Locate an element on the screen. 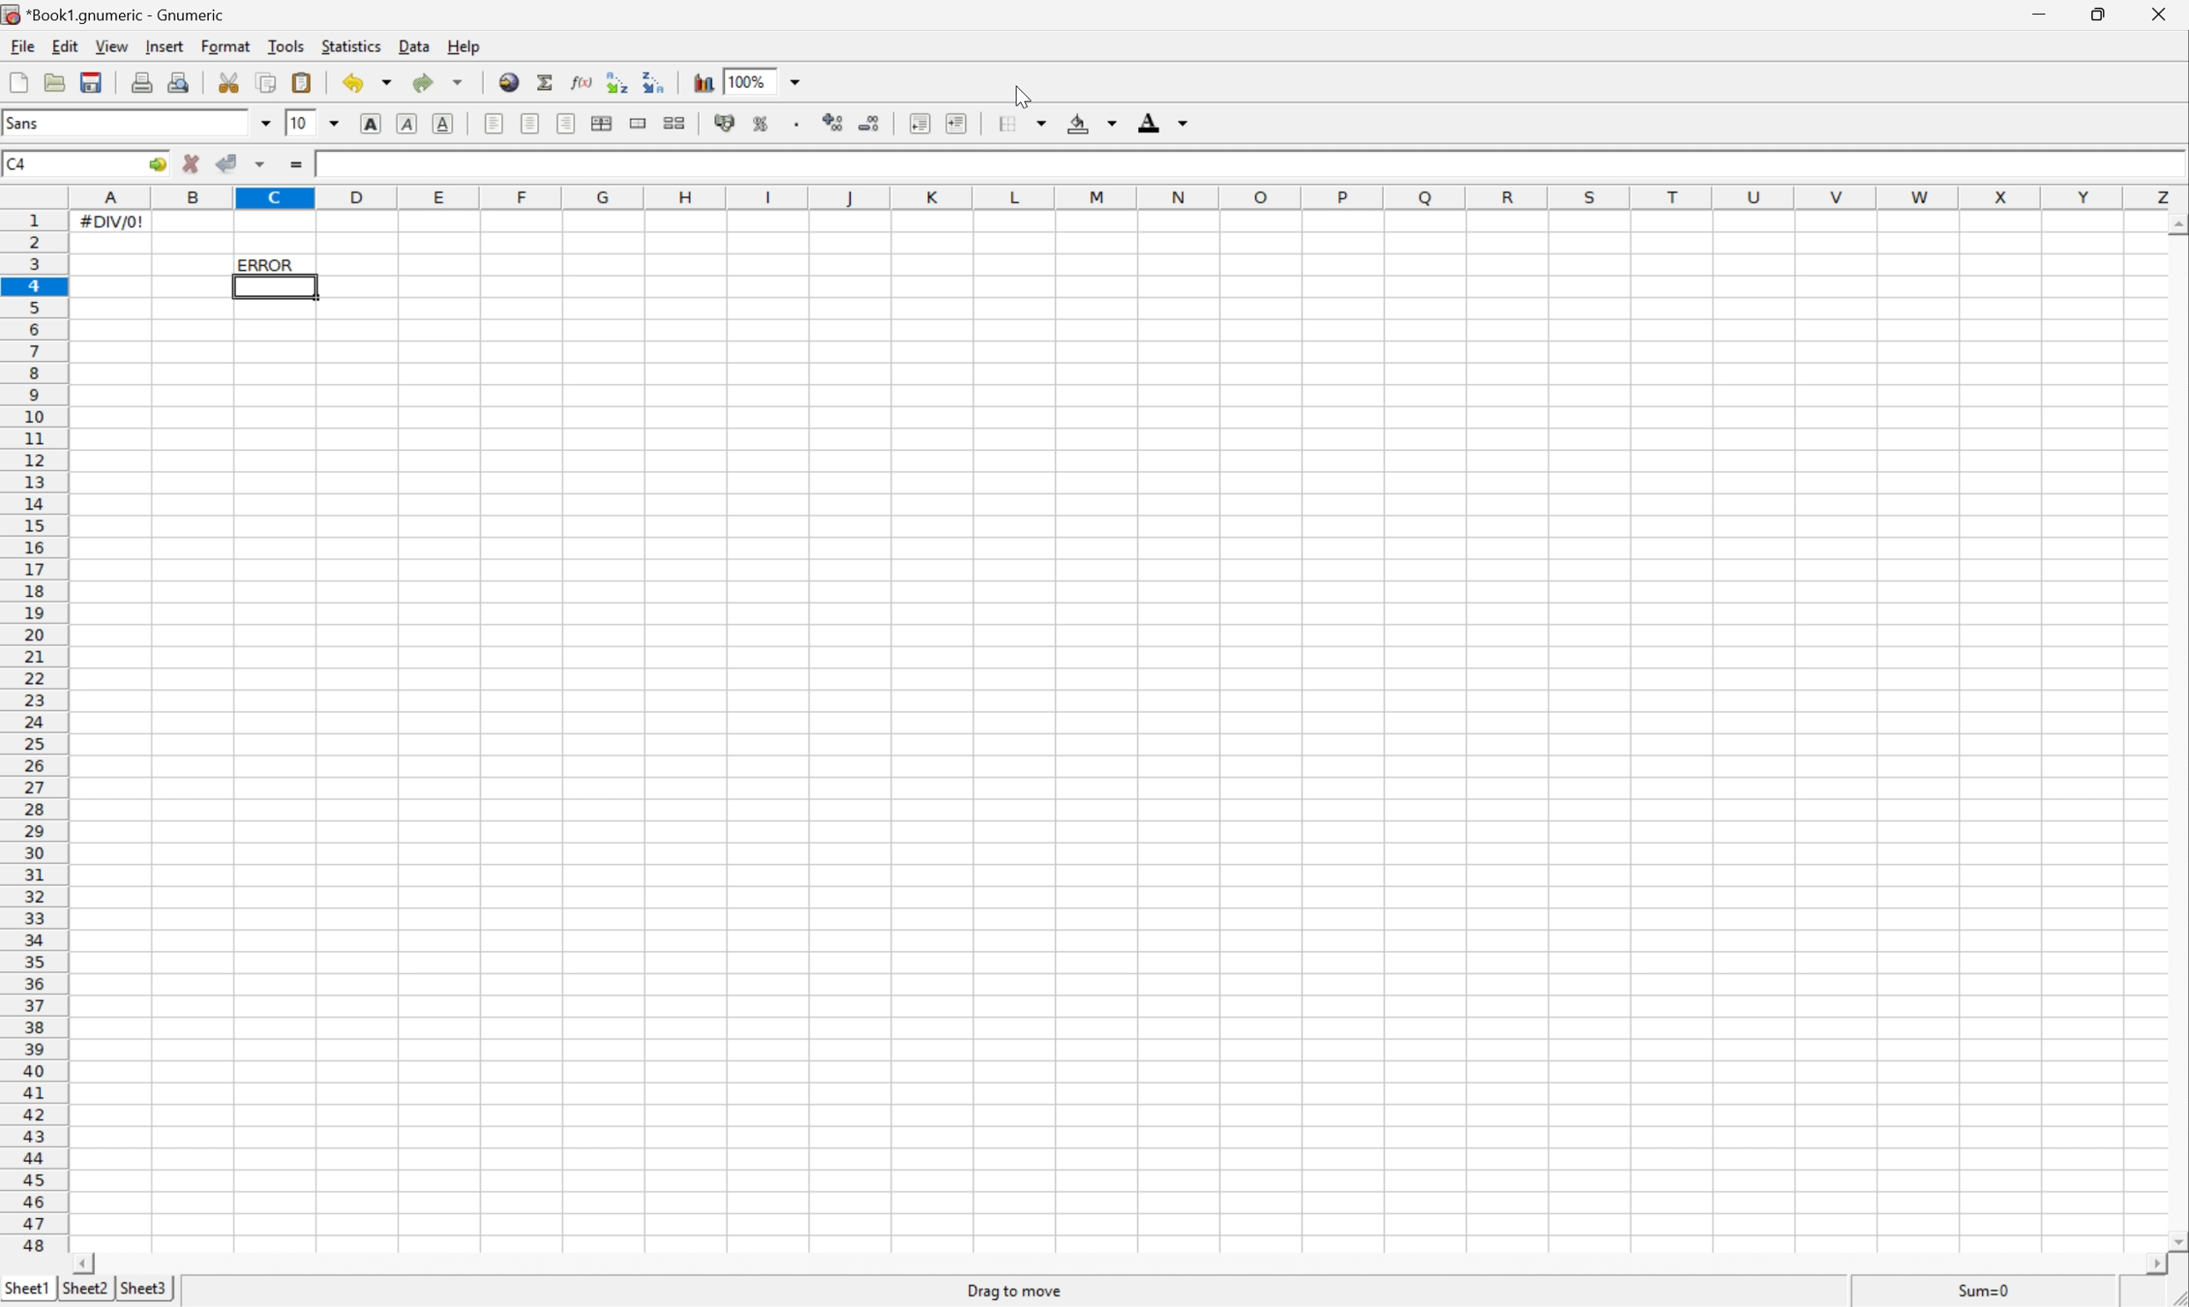 The width and height of the screenshot is (2189, 1307). Minimize is located at coordinates (2038, 16).